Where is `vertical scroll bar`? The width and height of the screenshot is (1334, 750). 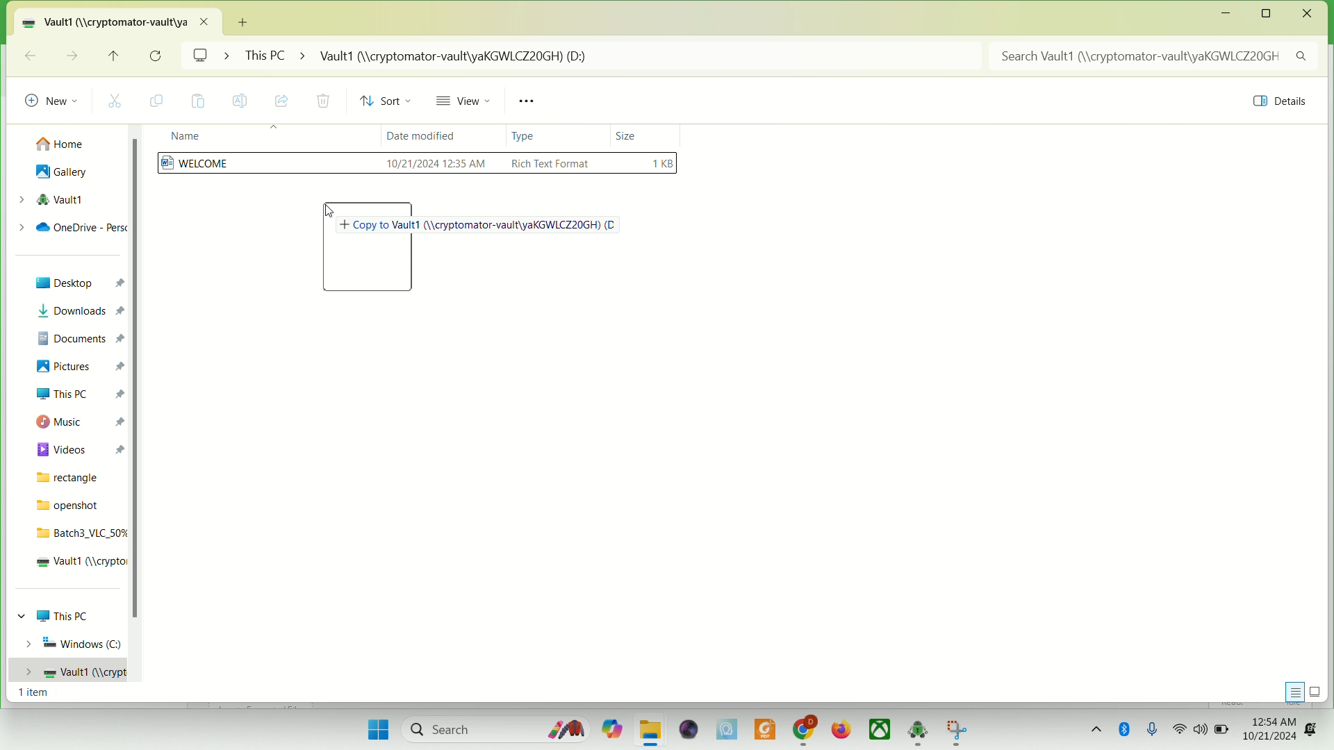
vertical scroll bar is located at coordinates (135, 413).